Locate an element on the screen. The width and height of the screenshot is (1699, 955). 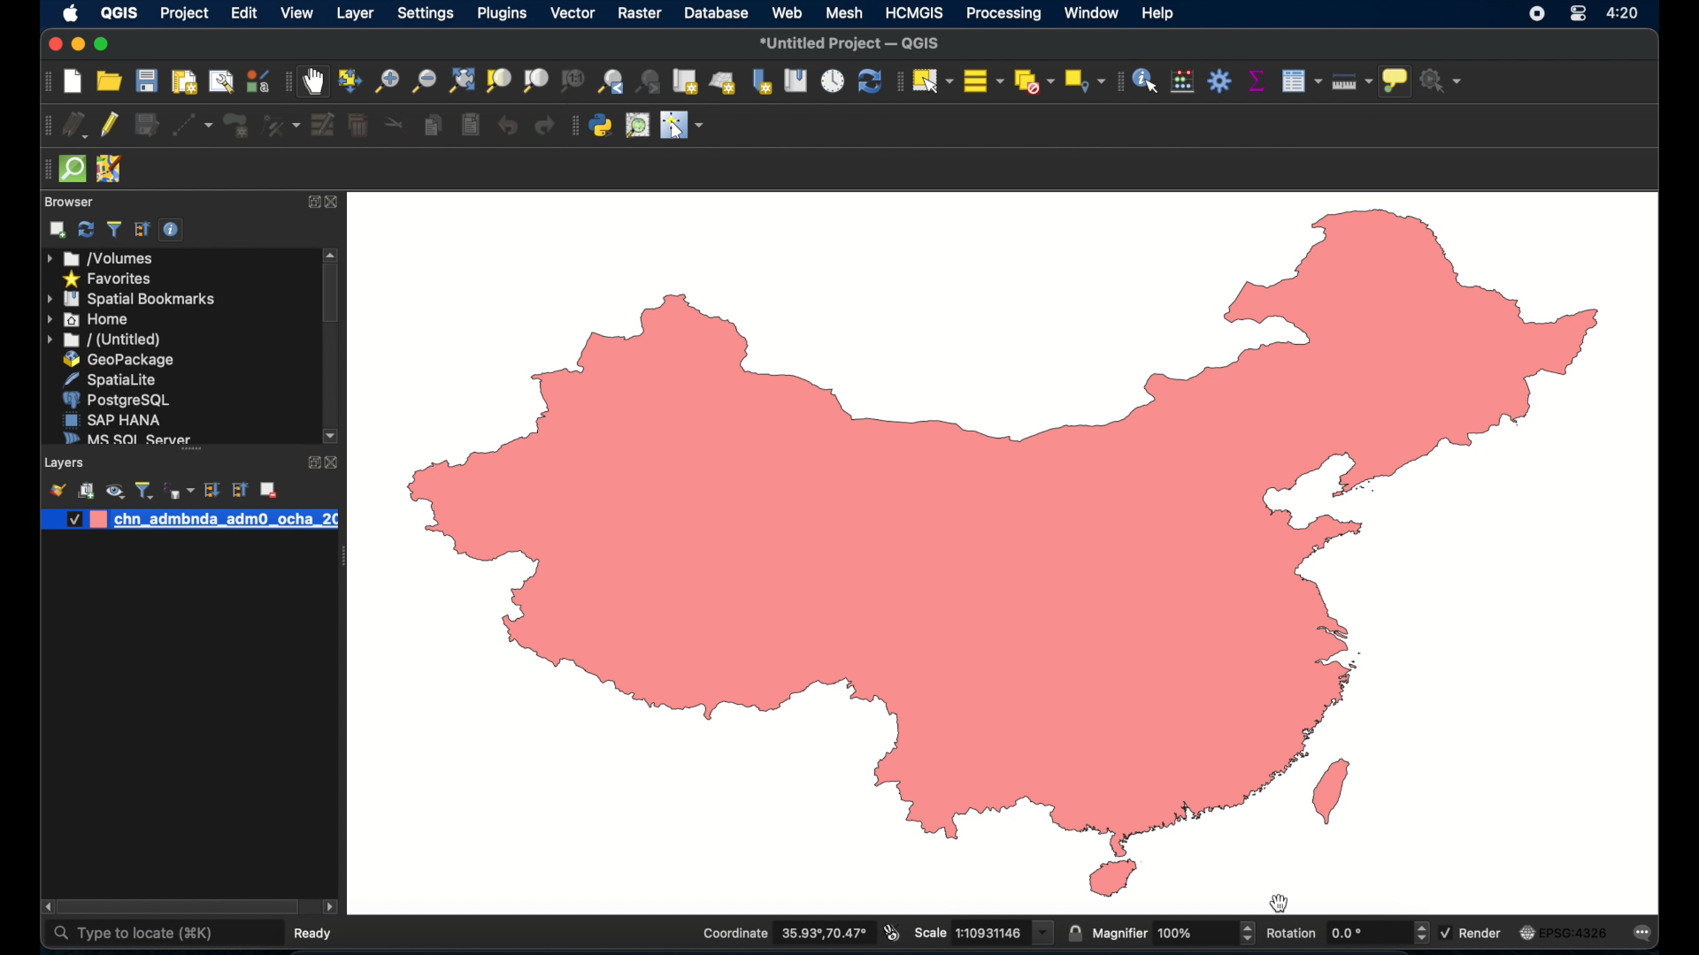
apple icon is located at coordinates (69, 13).